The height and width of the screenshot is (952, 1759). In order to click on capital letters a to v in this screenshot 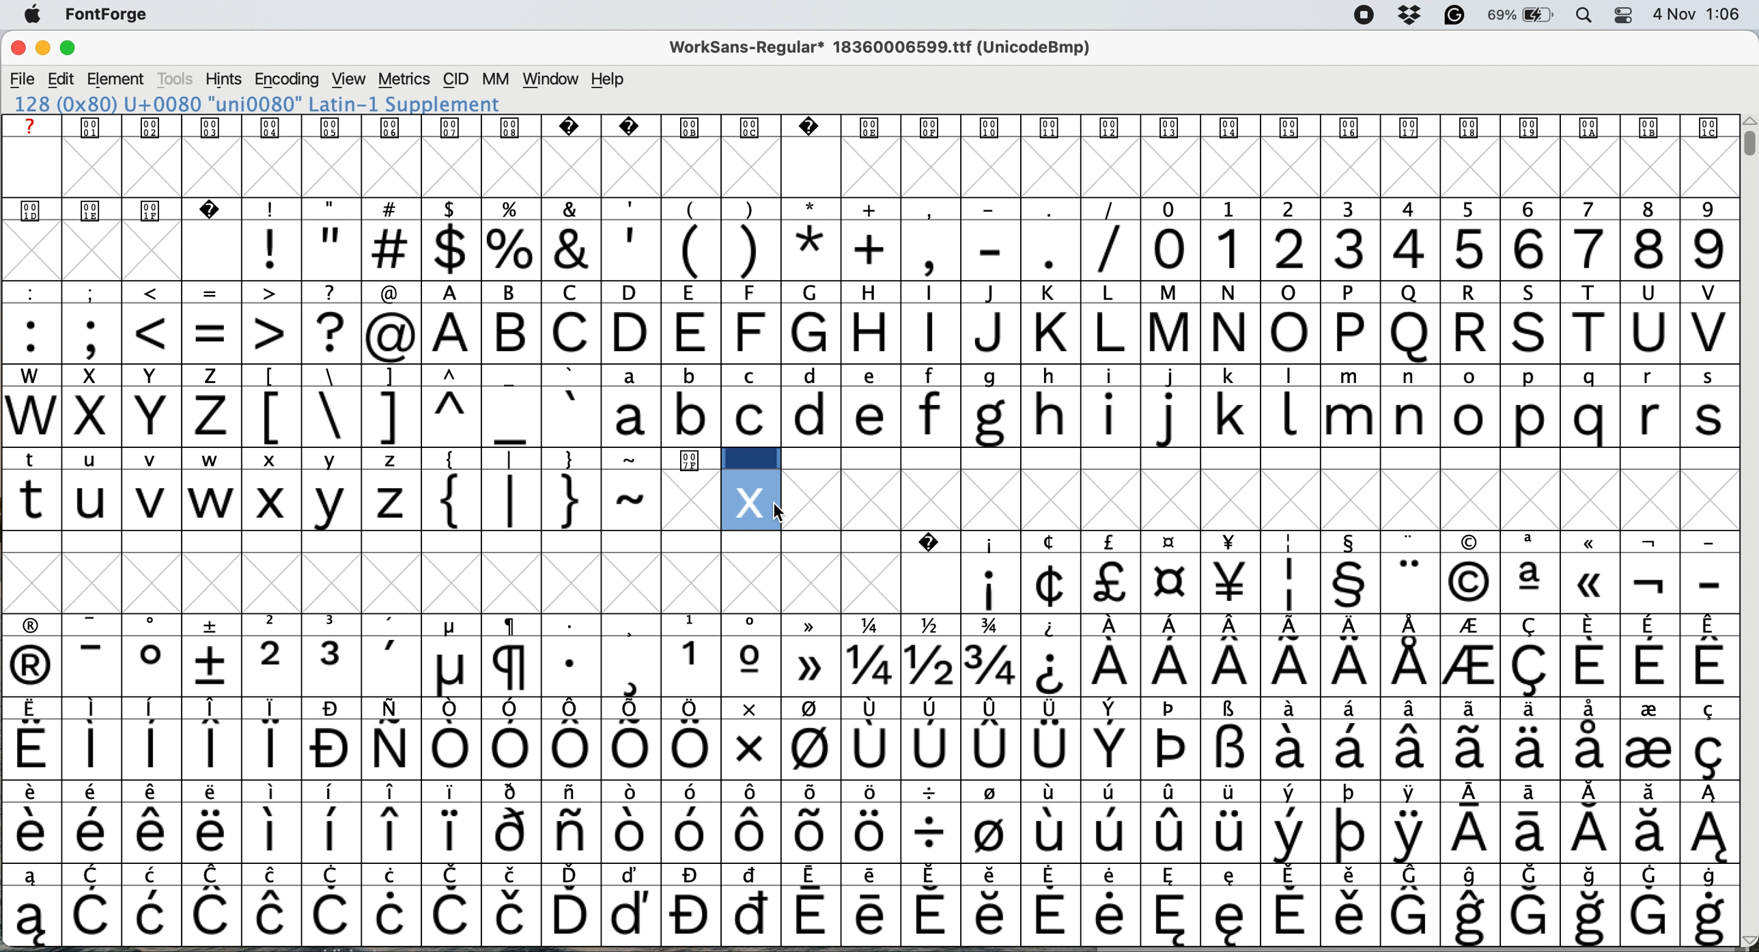, I will do `click(1076, 335)`.